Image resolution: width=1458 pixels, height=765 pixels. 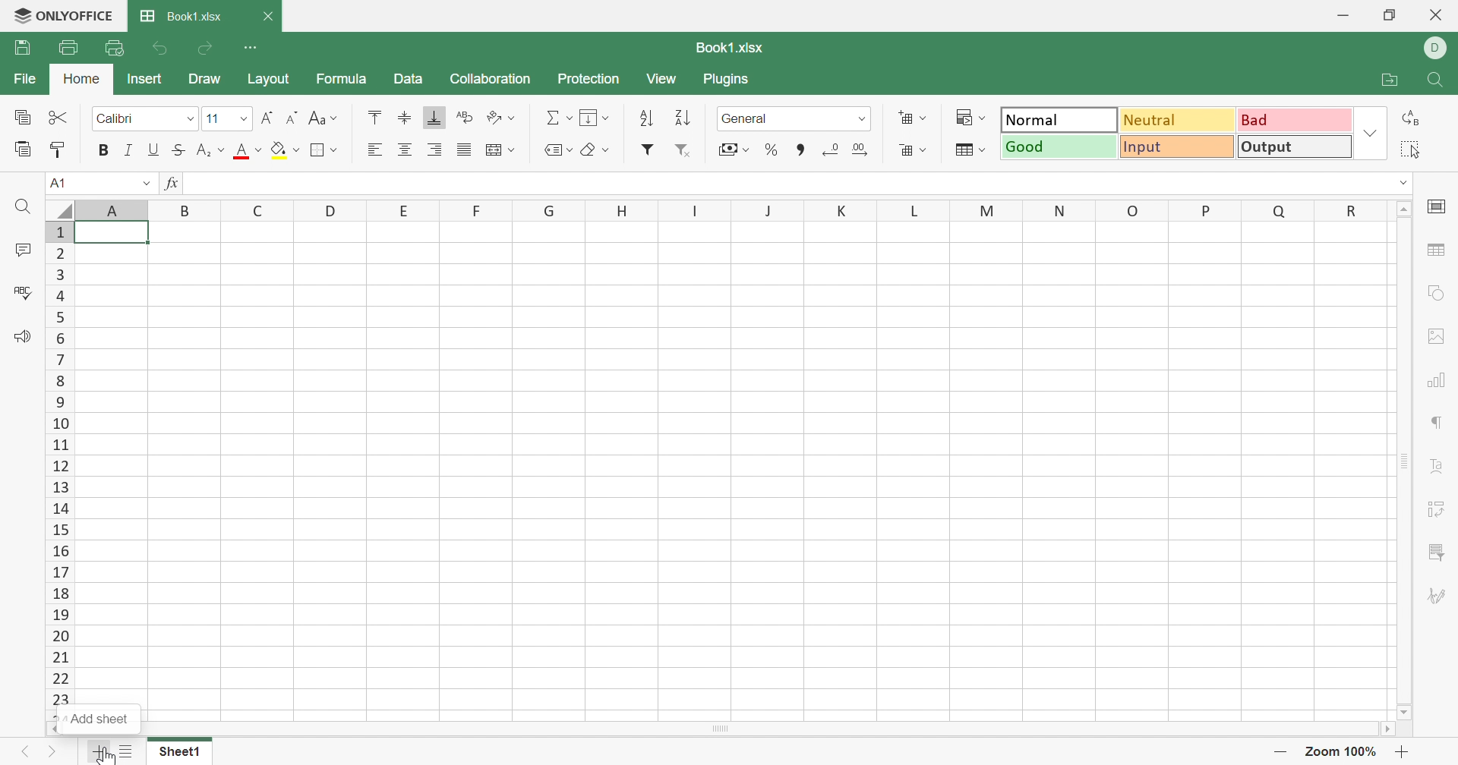 What do you see at coordinates (1280, 211) in the screenshot?
I see `Q` at bounding box center [1280, 211].